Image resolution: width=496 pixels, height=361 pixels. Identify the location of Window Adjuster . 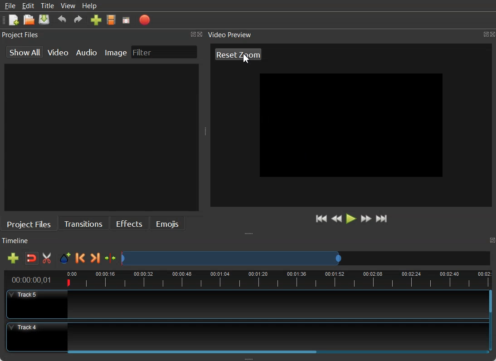
(205, 132).